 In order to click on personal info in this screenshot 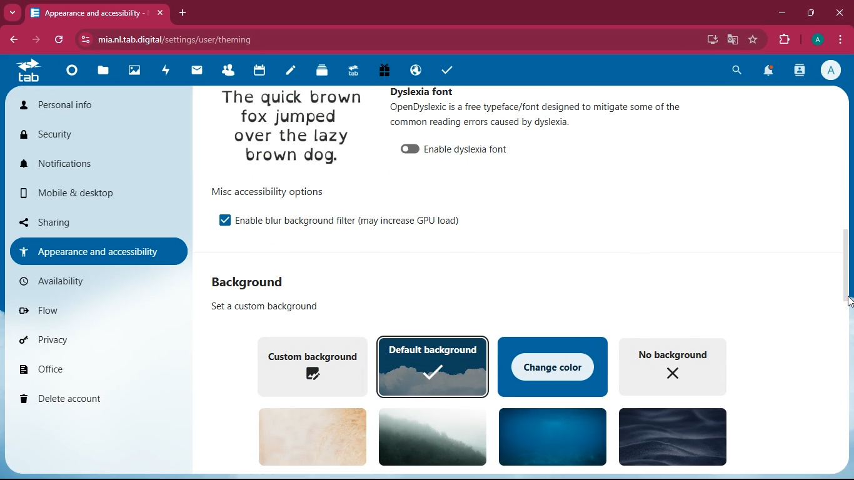, I will do `click(80, 105)`.